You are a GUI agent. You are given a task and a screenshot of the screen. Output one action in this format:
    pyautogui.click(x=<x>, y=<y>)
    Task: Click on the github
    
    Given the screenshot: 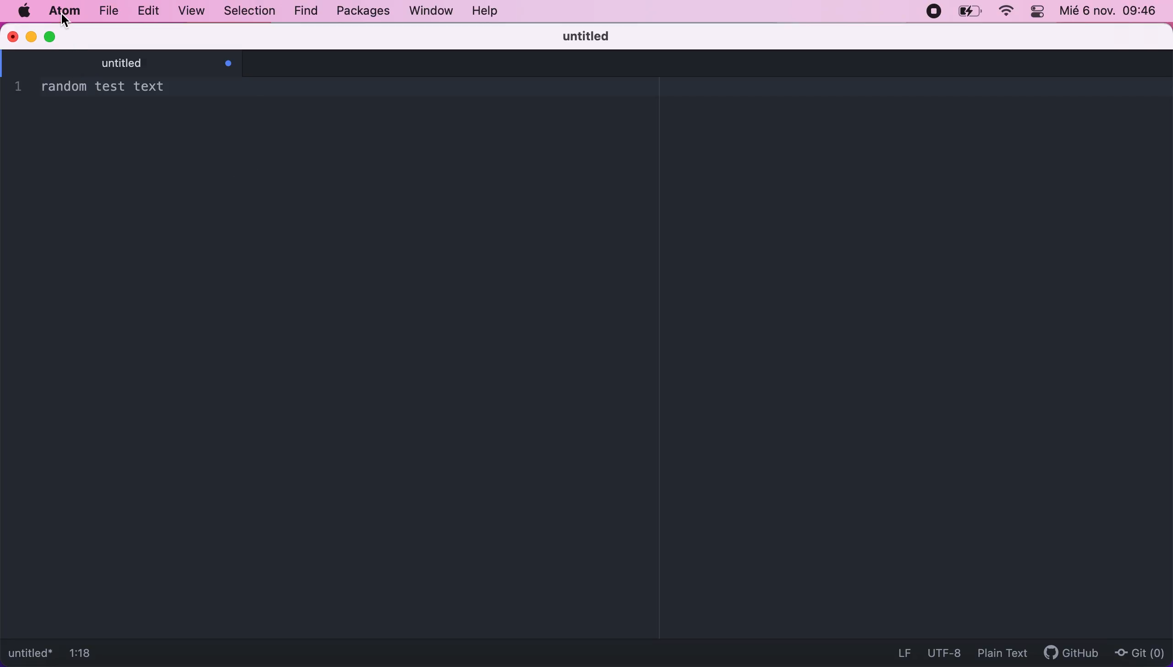 What is the action you would take?
    pyautogui.click(x=1075, y=652)
    